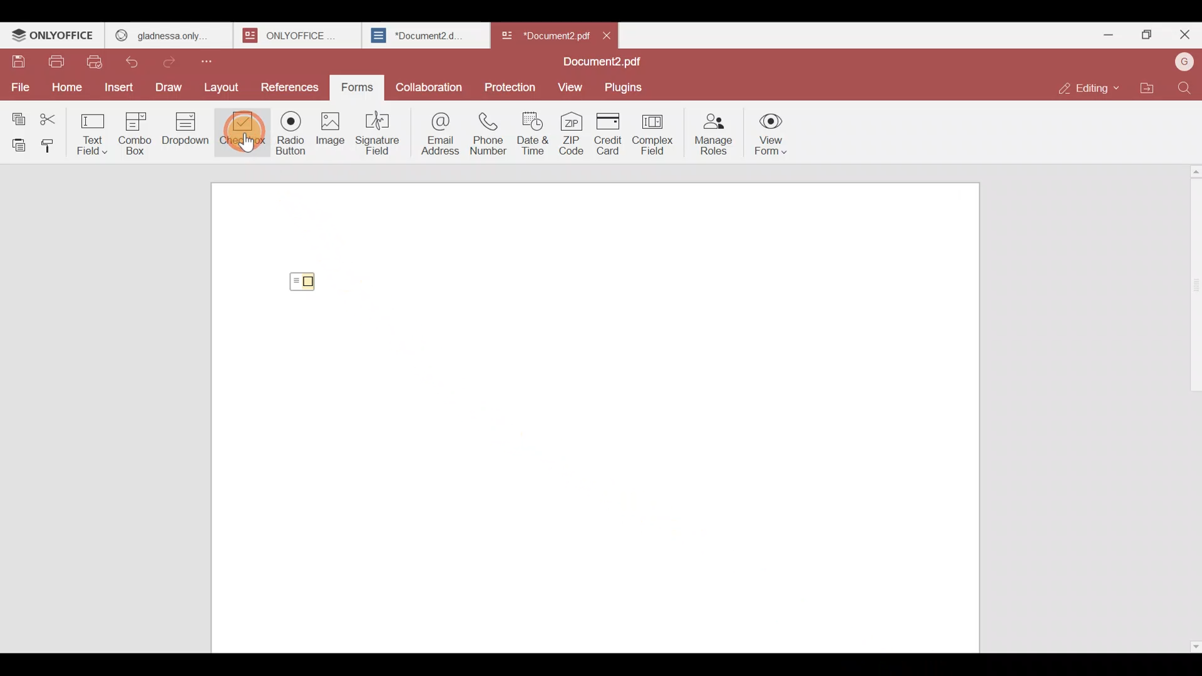  Describe the element at coordinates (1184, 61) in the screenshot. I see `Account name` at that location.